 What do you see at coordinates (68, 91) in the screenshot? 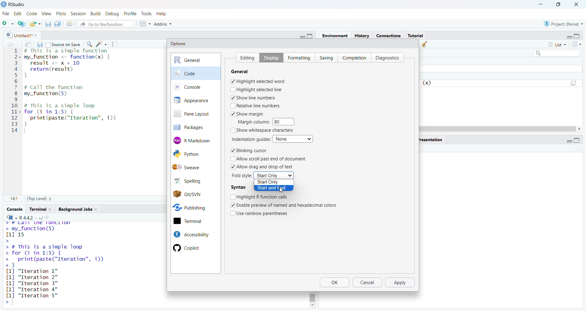
I see `code to call the function` at bounding box center [68, 91].